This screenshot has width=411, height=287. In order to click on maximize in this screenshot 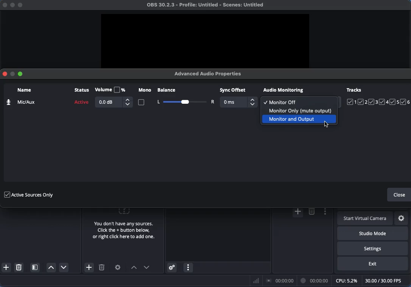, I will do `click(23, 5)`.